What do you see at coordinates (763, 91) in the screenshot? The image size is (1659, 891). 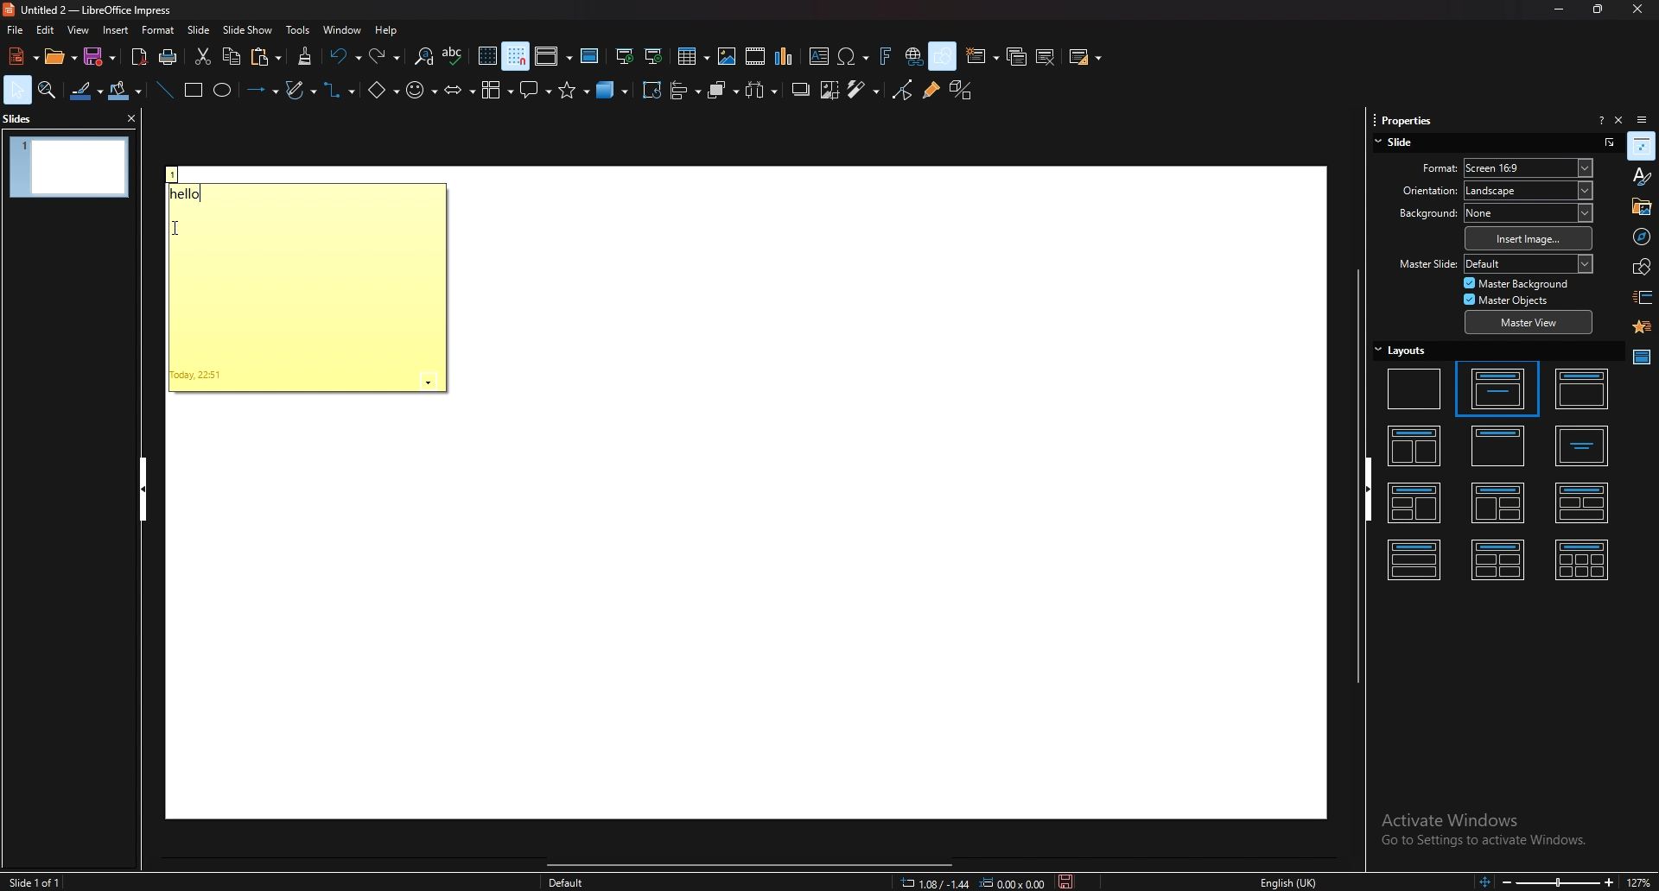 I see `distribute` at bounding box center [763, 91].